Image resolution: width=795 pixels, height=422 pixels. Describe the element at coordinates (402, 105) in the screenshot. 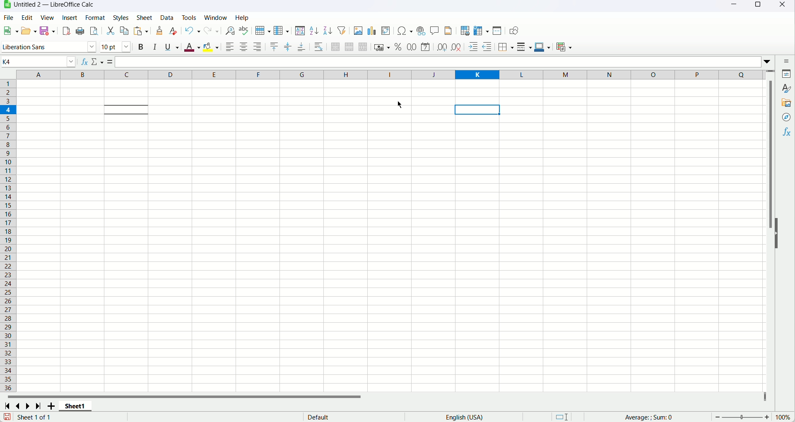

I see `cursor` at that location.